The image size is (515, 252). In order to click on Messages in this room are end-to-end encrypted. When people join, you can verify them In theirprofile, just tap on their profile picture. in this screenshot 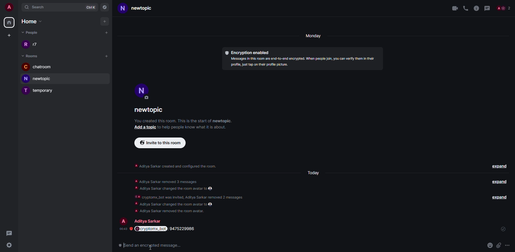, I will do `click(304, 63)`.